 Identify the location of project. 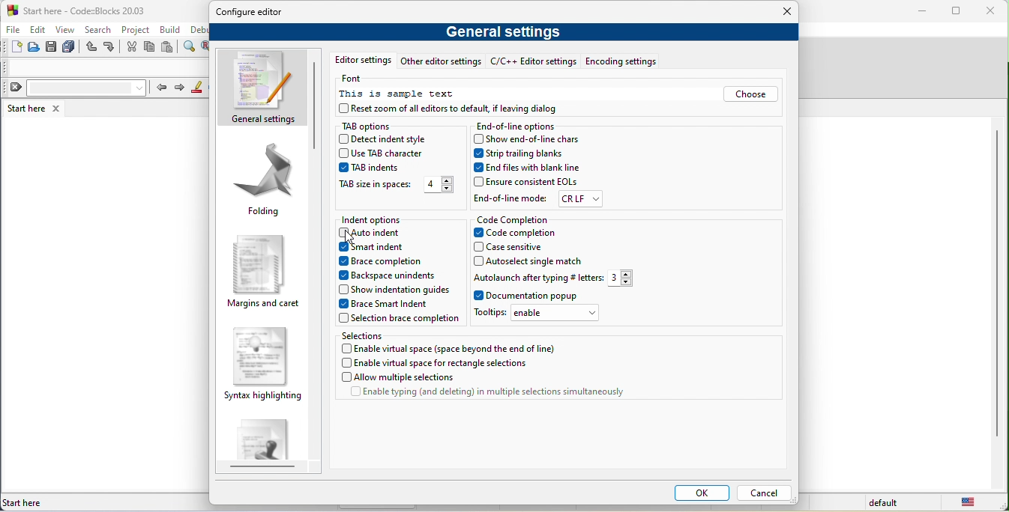
(136, 30).